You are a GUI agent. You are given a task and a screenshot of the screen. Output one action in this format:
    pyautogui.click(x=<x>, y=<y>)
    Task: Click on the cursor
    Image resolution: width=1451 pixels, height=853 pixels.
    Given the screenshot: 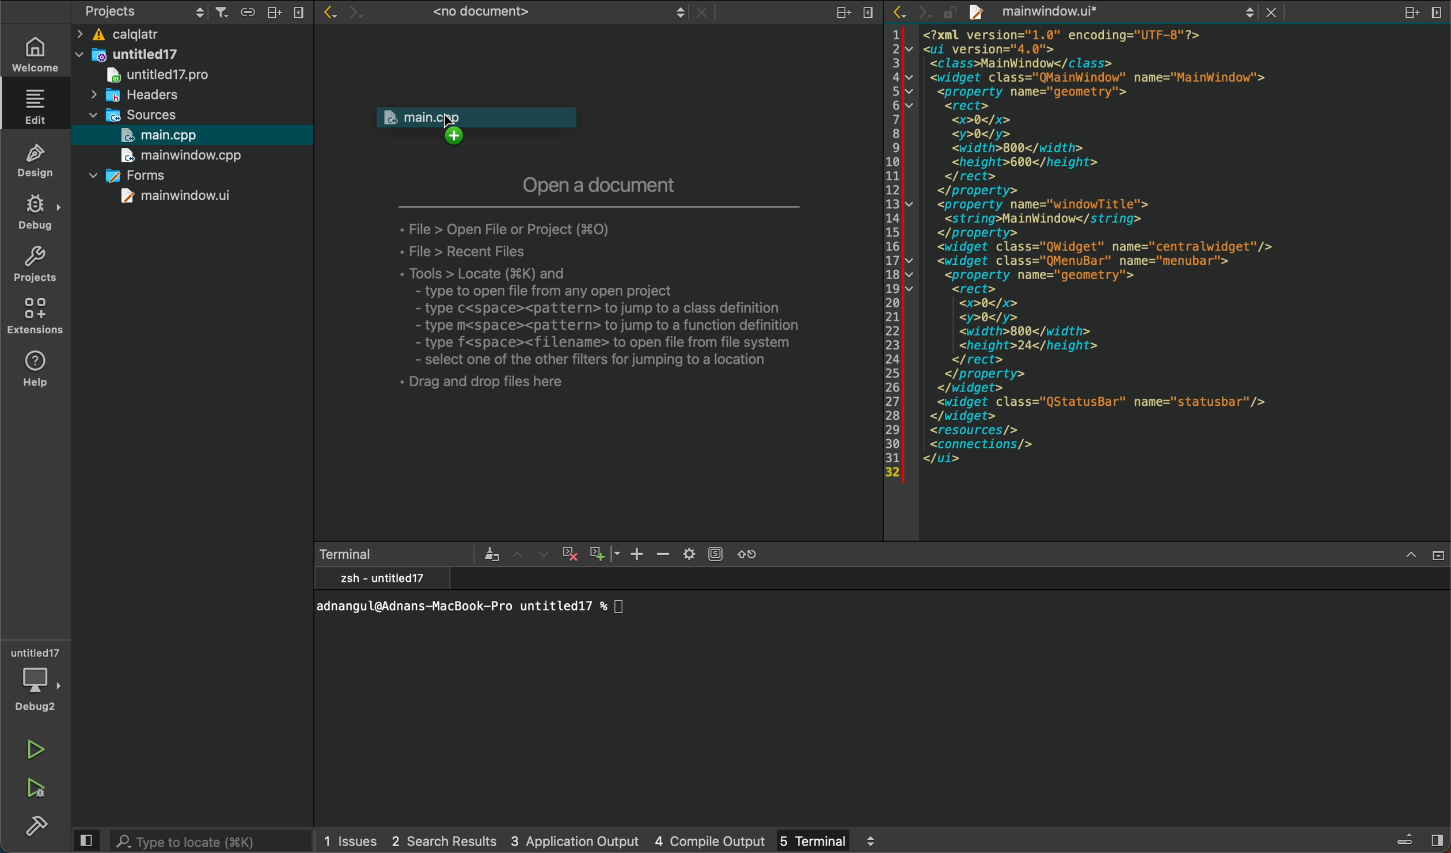 What is the action you would take?
    pyautogui.click(x=449, y=124)
    